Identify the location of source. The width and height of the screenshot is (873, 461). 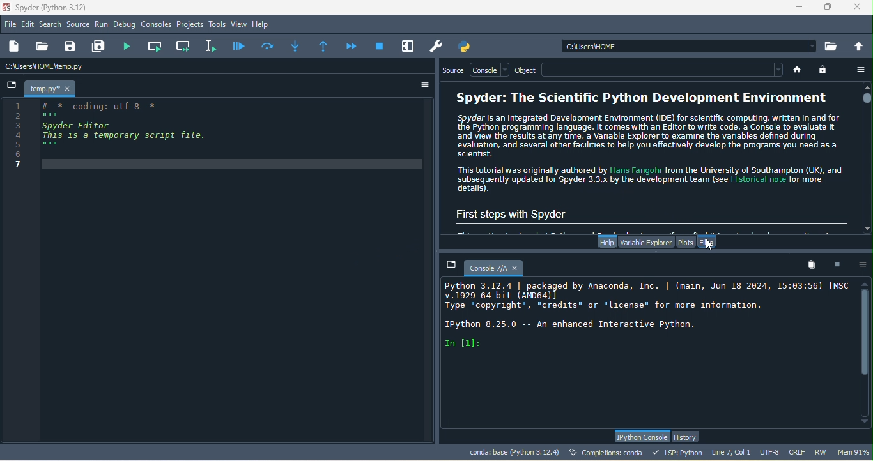
(79, 26).